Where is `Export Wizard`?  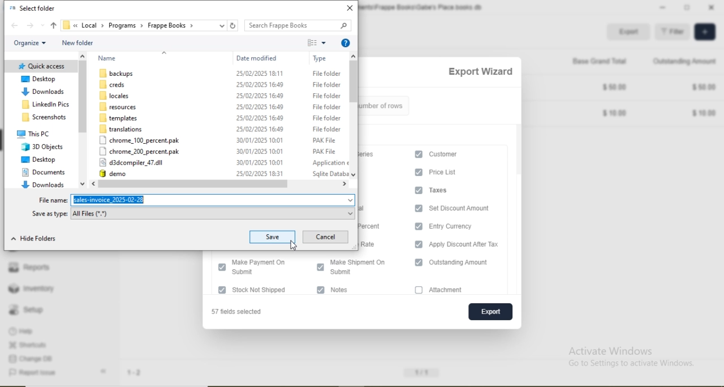
Export Wizard is located at coordinates (480, 72).